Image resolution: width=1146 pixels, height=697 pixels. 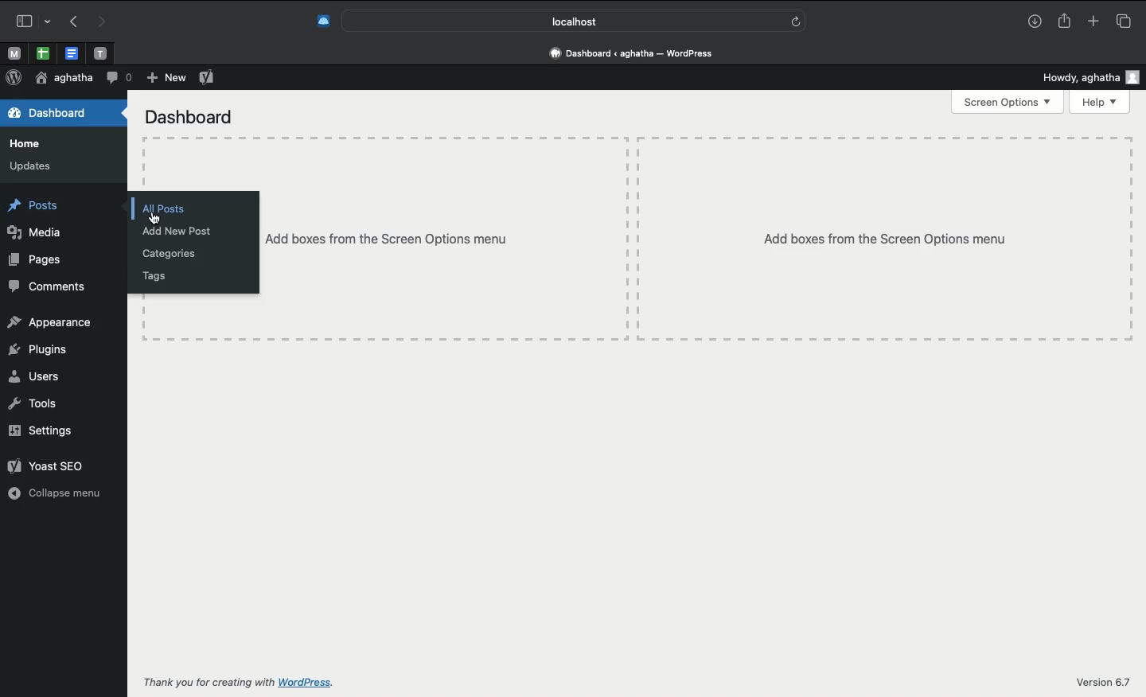 I want to click on Tools, so click(x=32, y=406).